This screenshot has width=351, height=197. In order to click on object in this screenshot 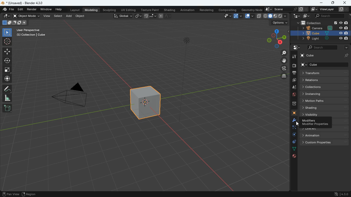, I will do `click(80, 16)`.